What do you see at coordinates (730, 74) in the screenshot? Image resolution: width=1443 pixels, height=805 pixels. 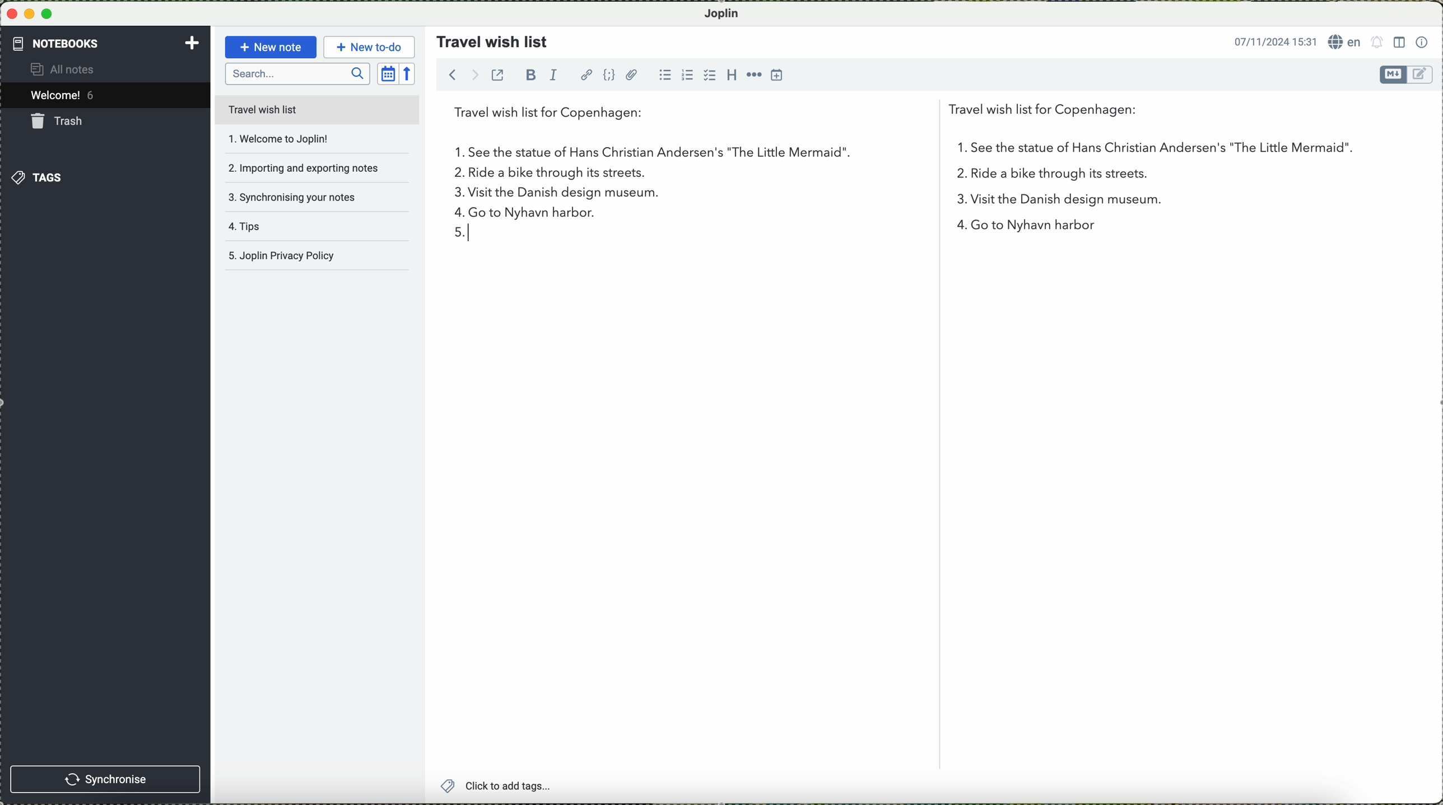 I see `heading` at bounding box center [730, 74].